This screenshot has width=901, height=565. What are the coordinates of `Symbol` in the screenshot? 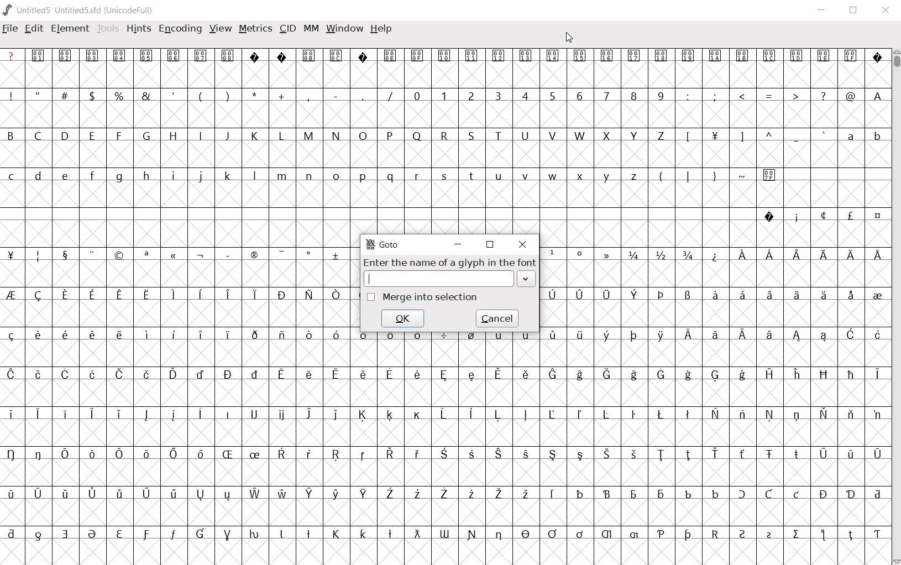 It's located at (337, 296).